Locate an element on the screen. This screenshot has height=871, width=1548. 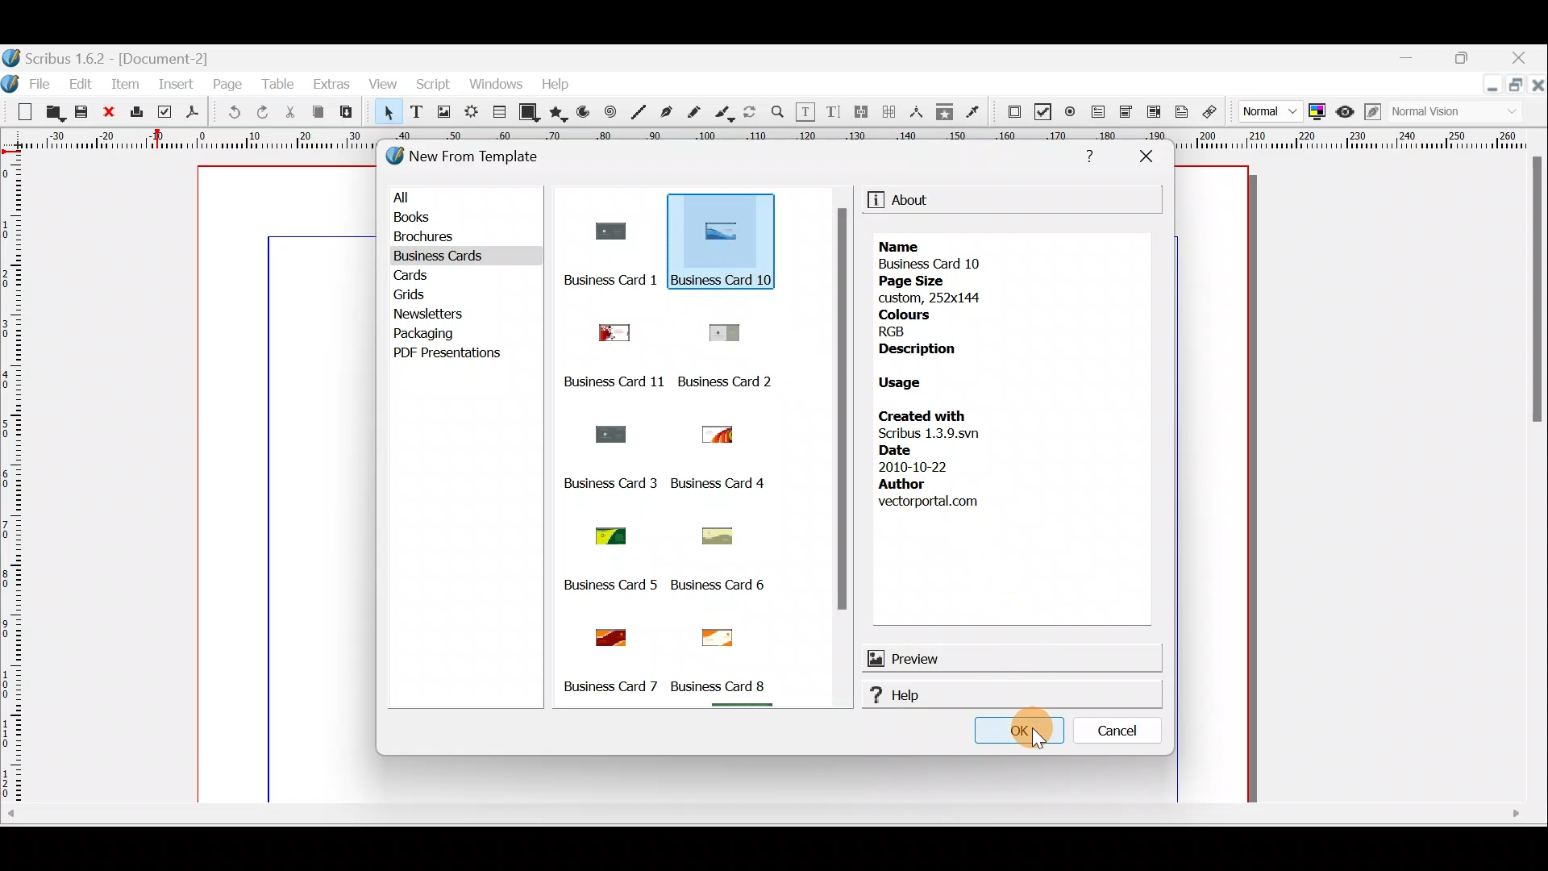
Save as PDF is located at coordinates (193, 114).